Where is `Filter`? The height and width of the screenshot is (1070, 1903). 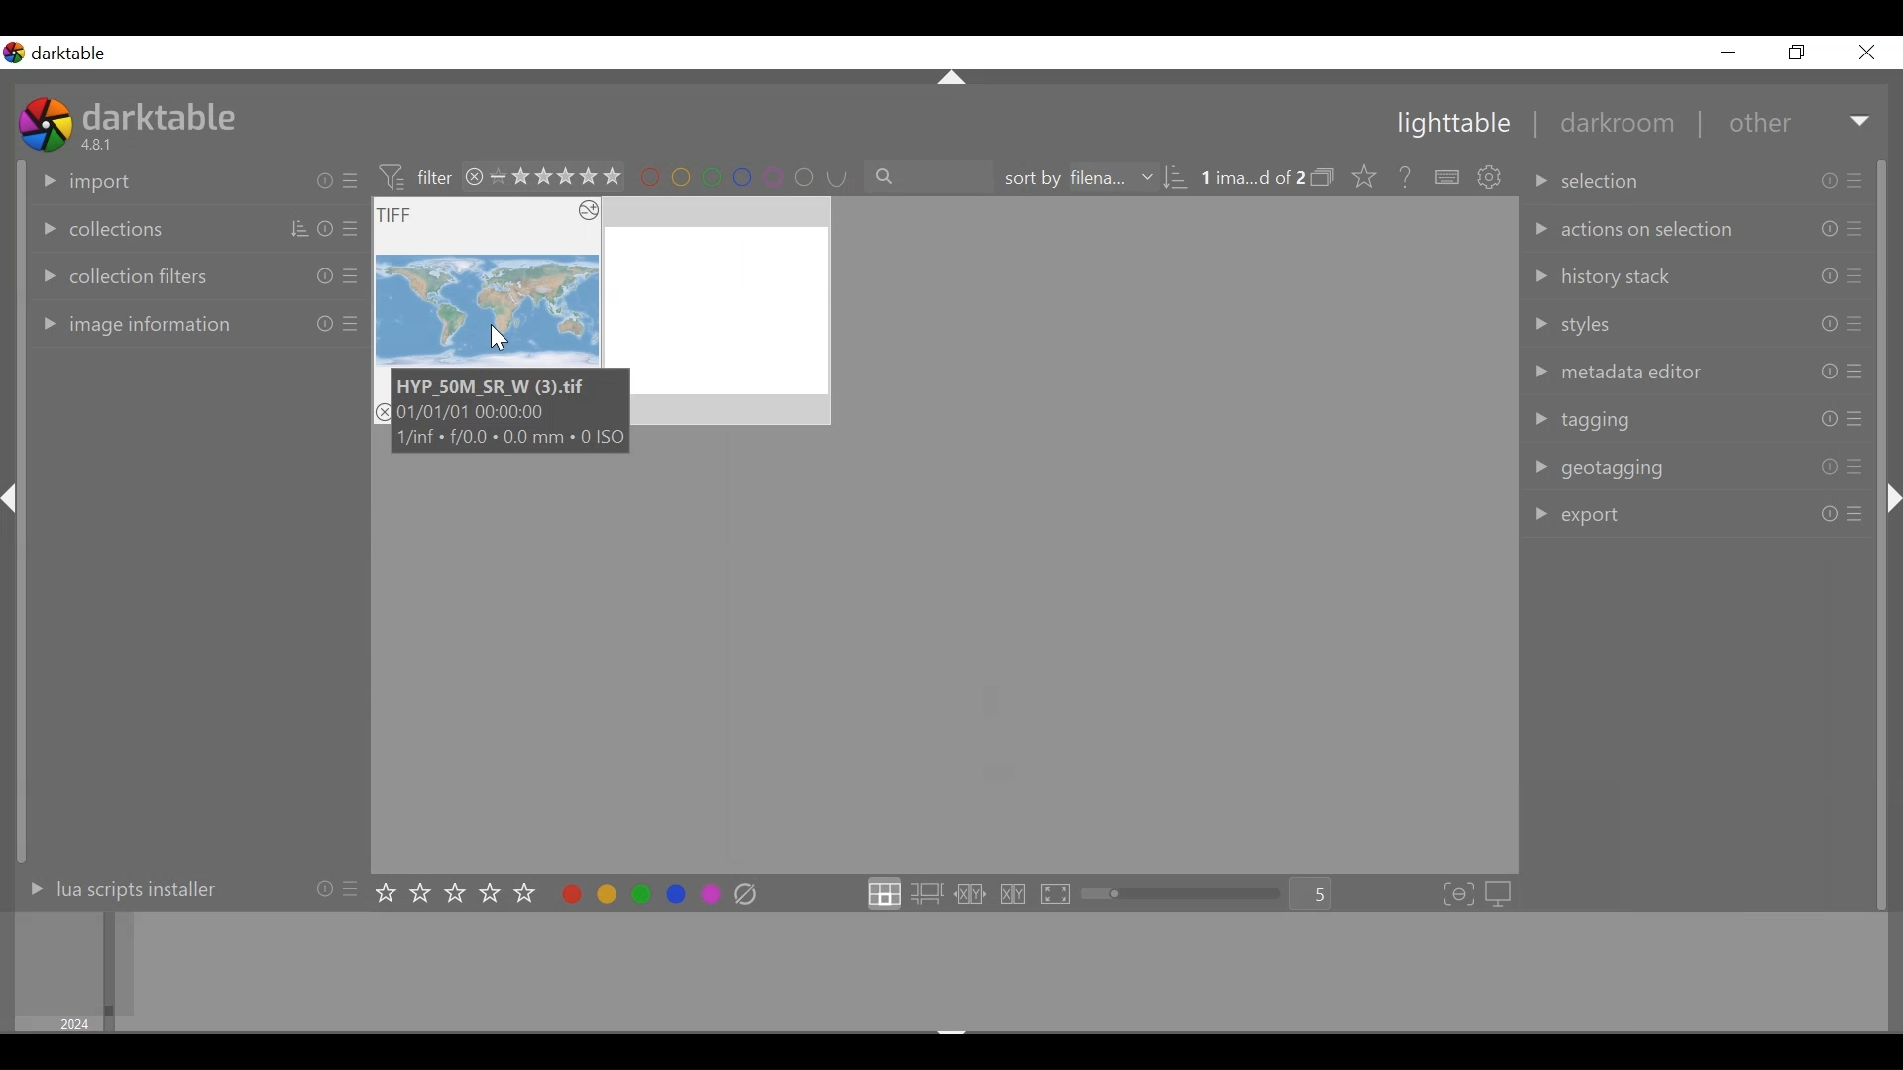
Filter is located at coordinates (412, 179).